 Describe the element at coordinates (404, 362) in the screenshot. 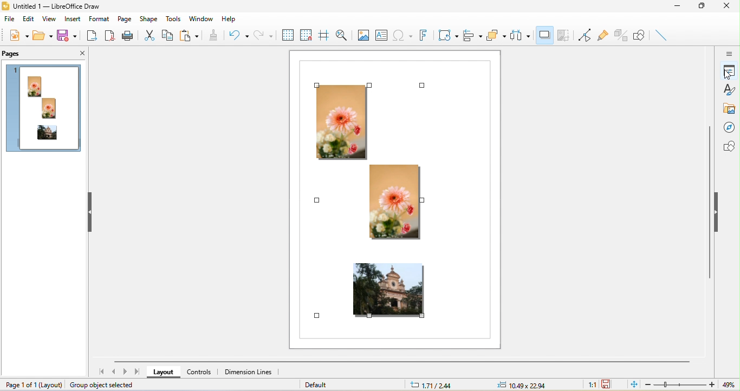

I see `horizontal scroll bar` at that location.